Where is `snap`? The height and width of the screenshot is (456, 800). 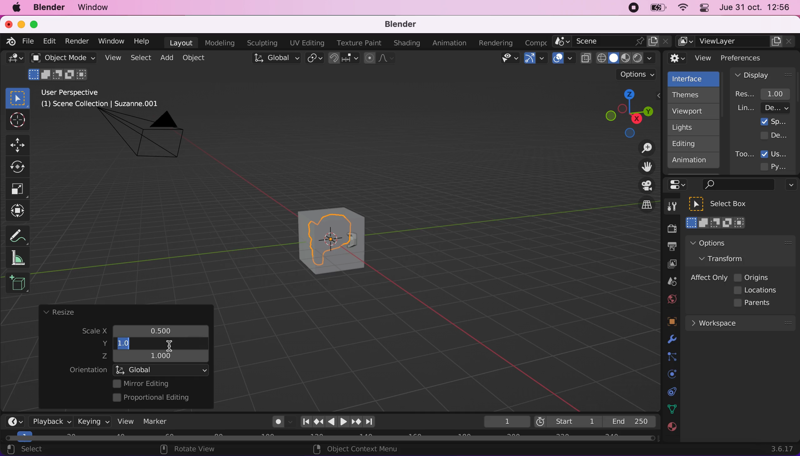 snap is located at coordinates (344, 58).